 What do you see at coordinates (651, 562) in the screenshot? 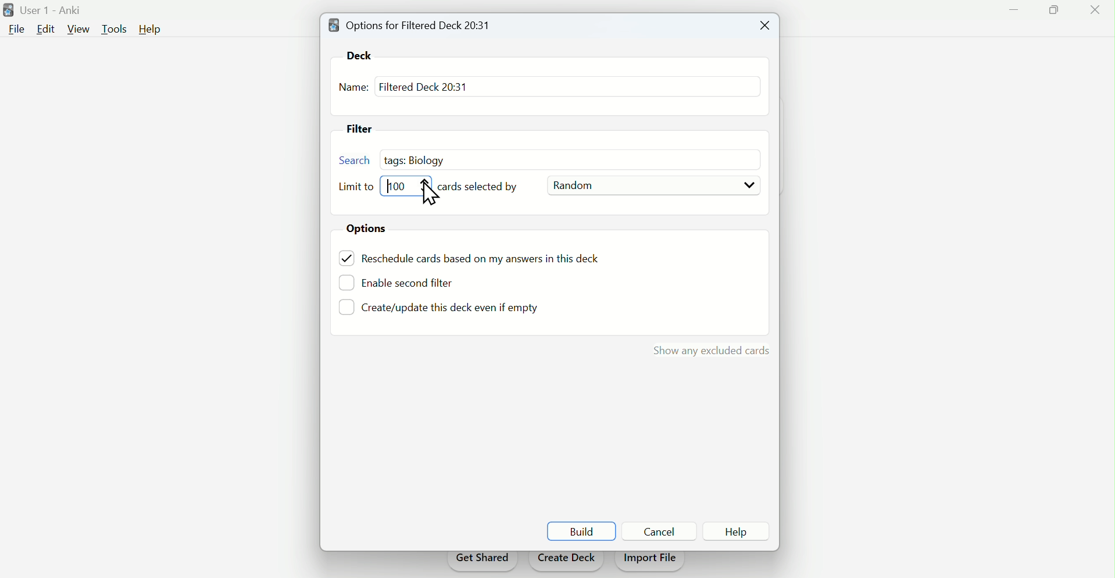
I see `Import file` at bounding box center [651, 562].